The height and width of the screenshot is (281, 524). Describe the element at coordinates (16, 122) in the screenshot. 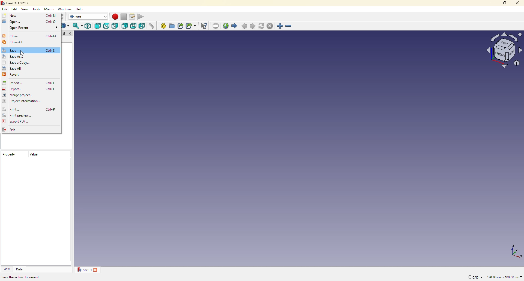

I see `export pdf` at that location.